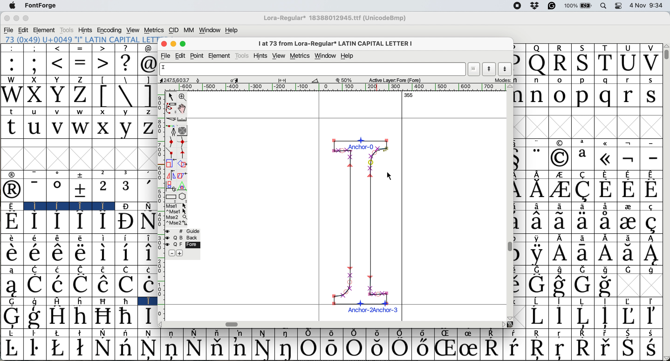  I want to click on scroll by hand, so click(183, 108).